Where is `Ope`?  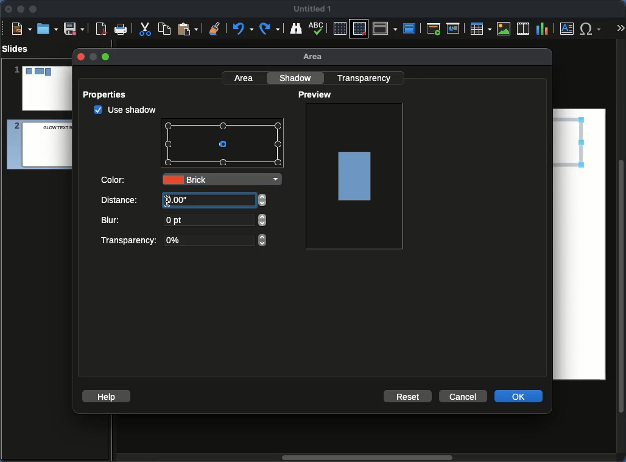 Ope is located at coordinates (47, 28).